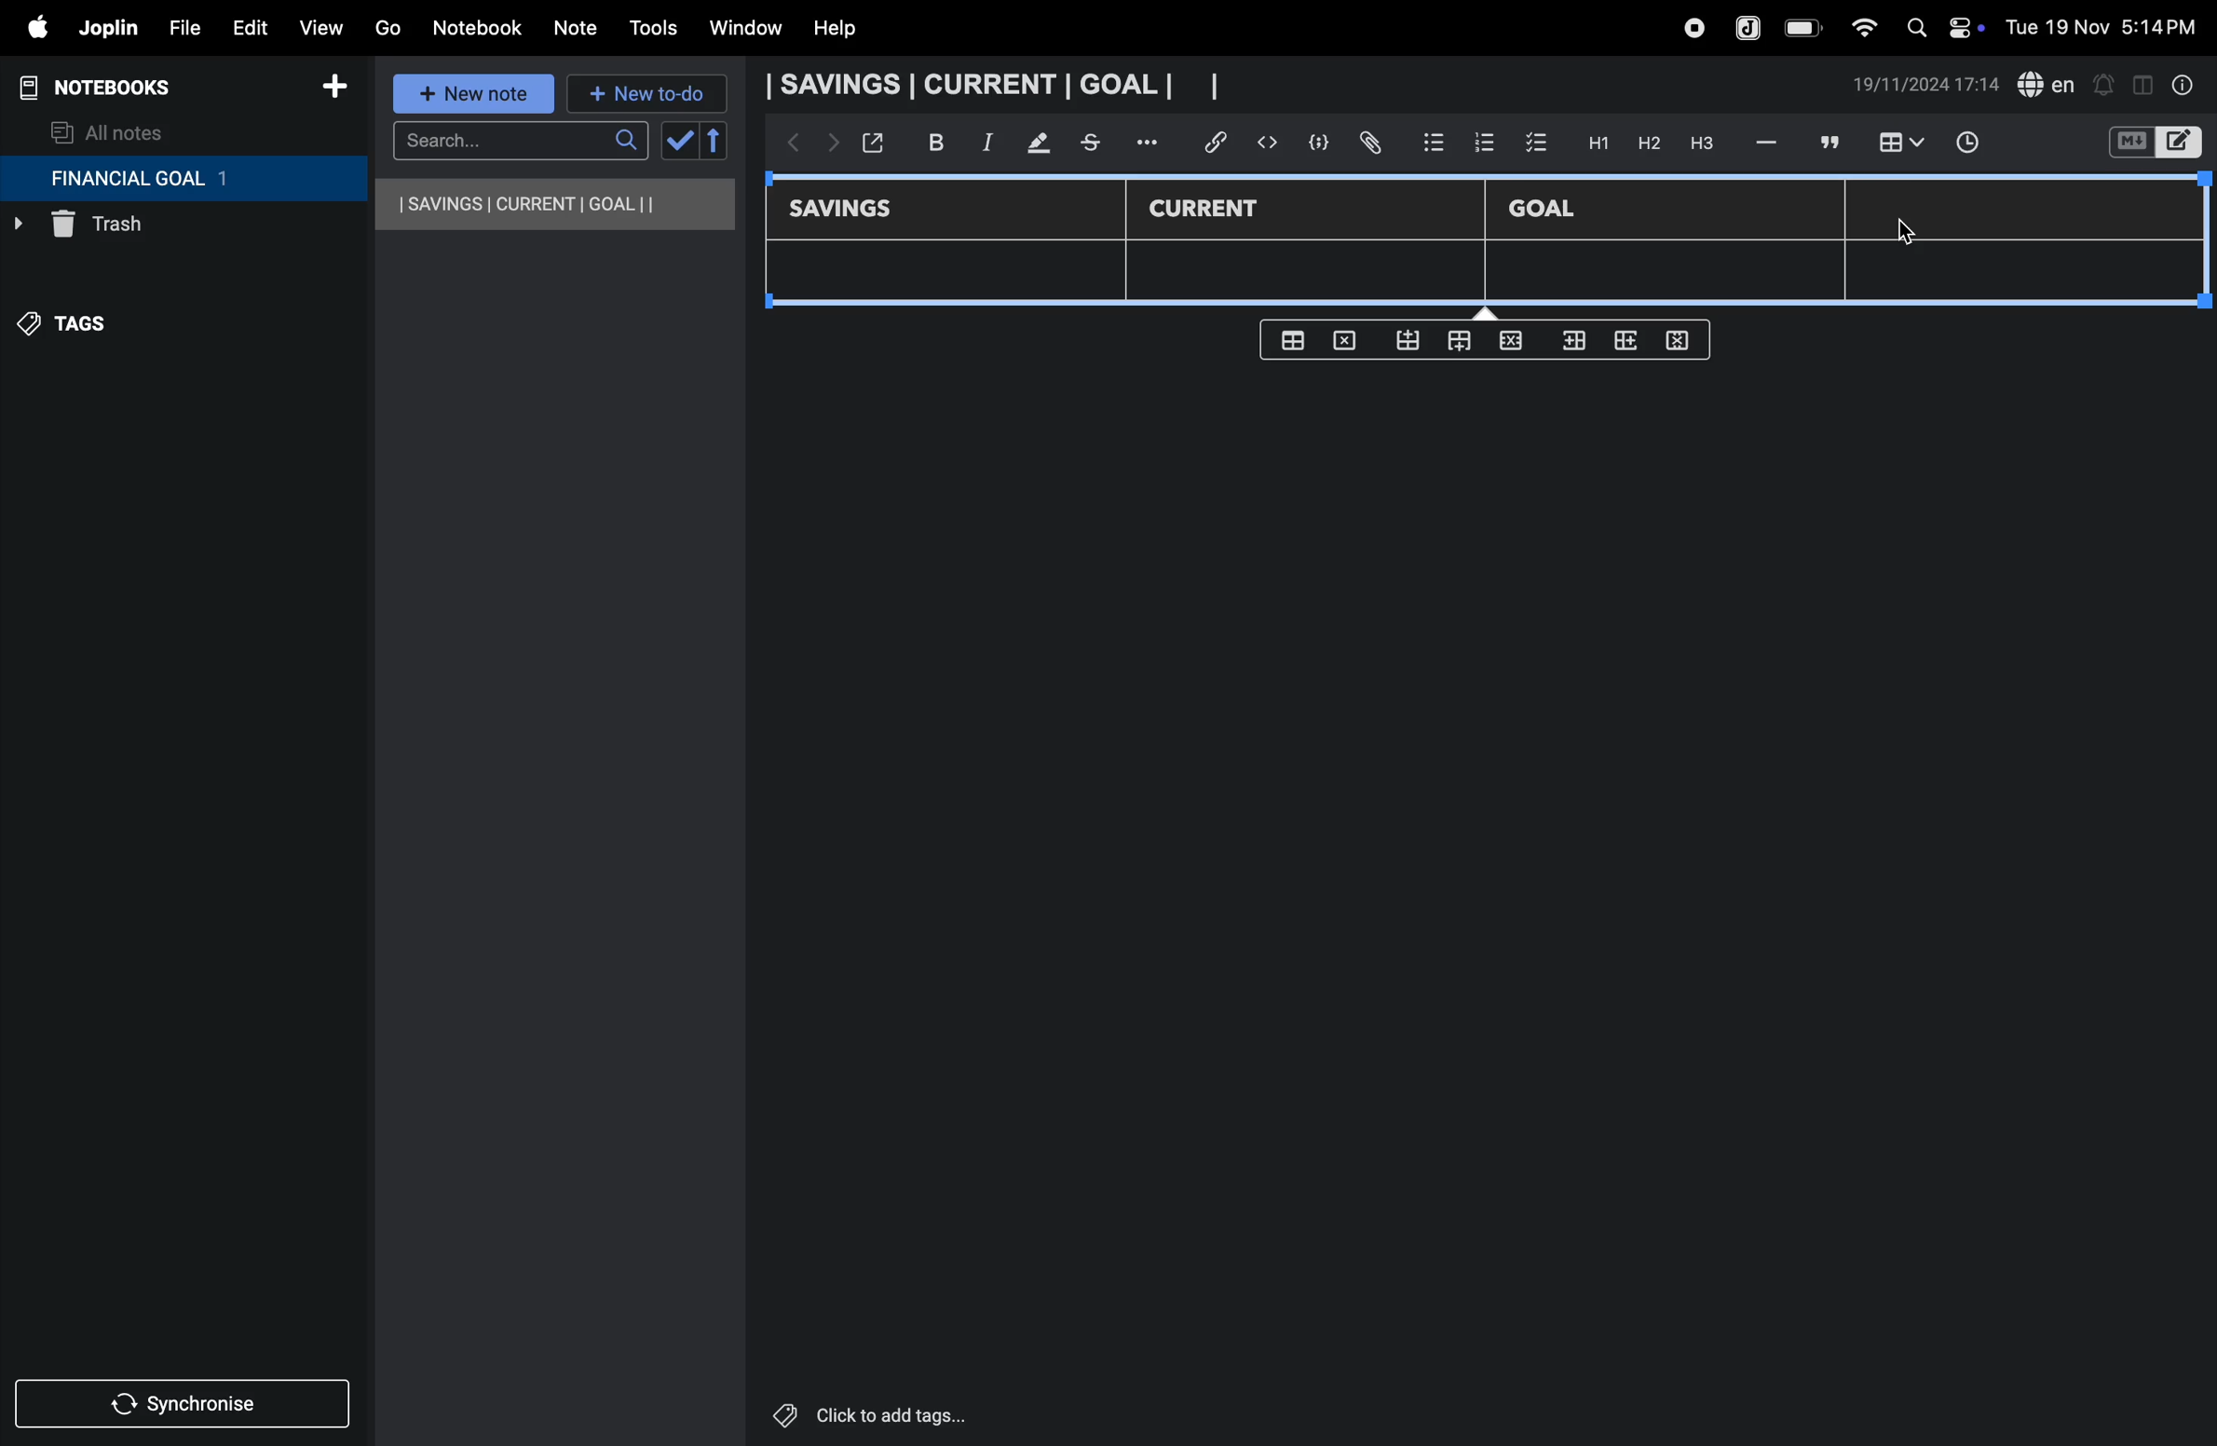 This screenshot has width=2217, height=1446. Describe the element at coordinates (109, 131) in the screenshot. I see `all notes` at that location.